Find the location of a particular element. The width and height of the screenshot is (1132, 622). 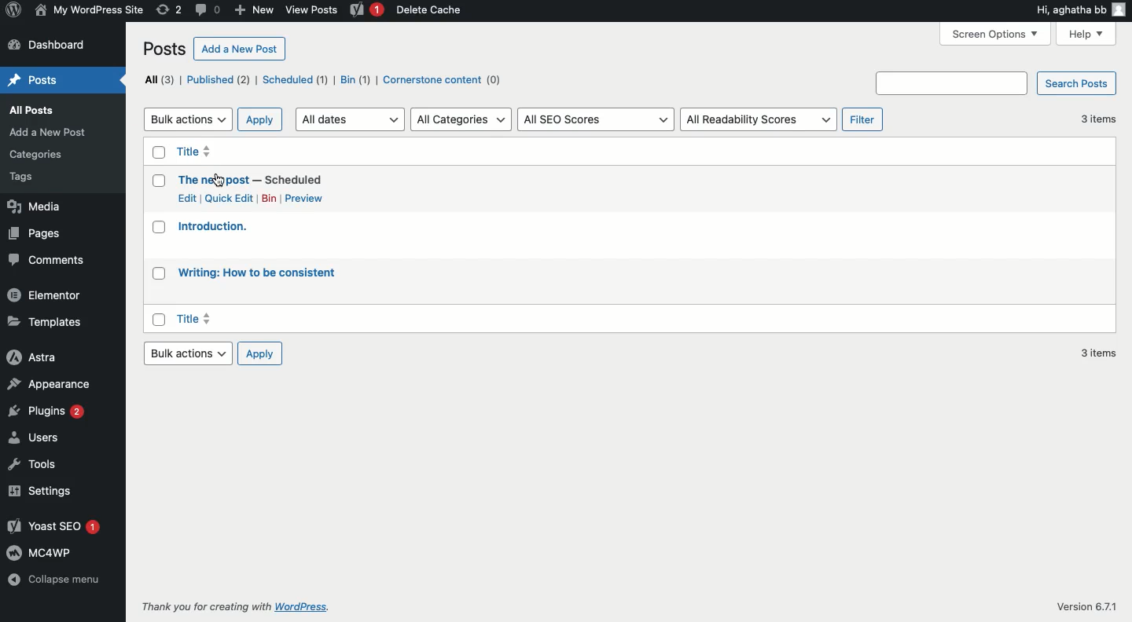

Yoast is located at coordinates (53, 526).